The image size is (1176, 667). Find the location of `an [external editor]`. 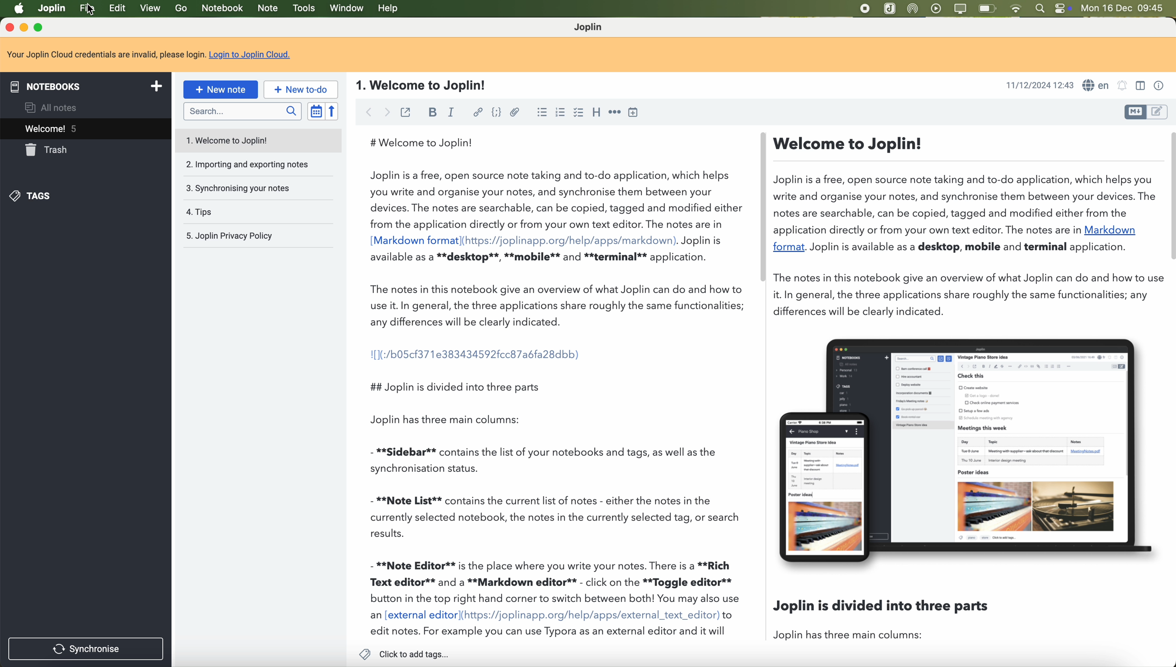

an [external editor] is located at coordinates (414, 616).